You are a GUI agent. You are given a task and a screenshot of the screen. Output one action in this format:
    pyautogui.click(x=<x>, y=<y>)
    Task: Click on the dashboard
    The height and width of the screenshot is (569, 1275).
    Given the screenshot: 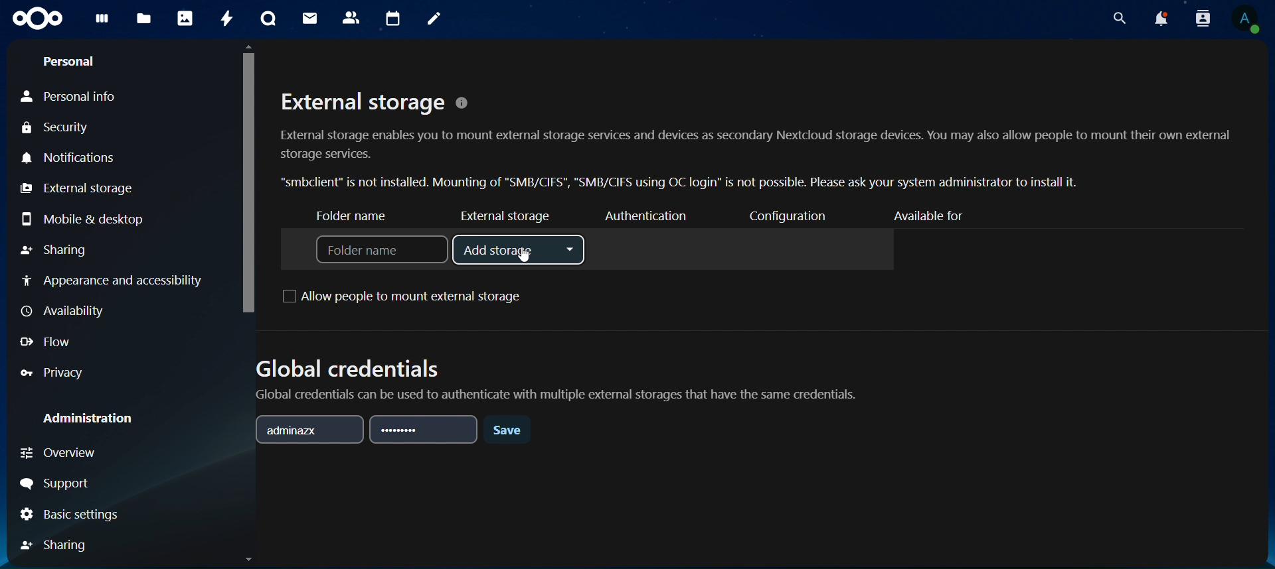 What is the action you would take?
    pyautogui.click(x=103, y=21)
    